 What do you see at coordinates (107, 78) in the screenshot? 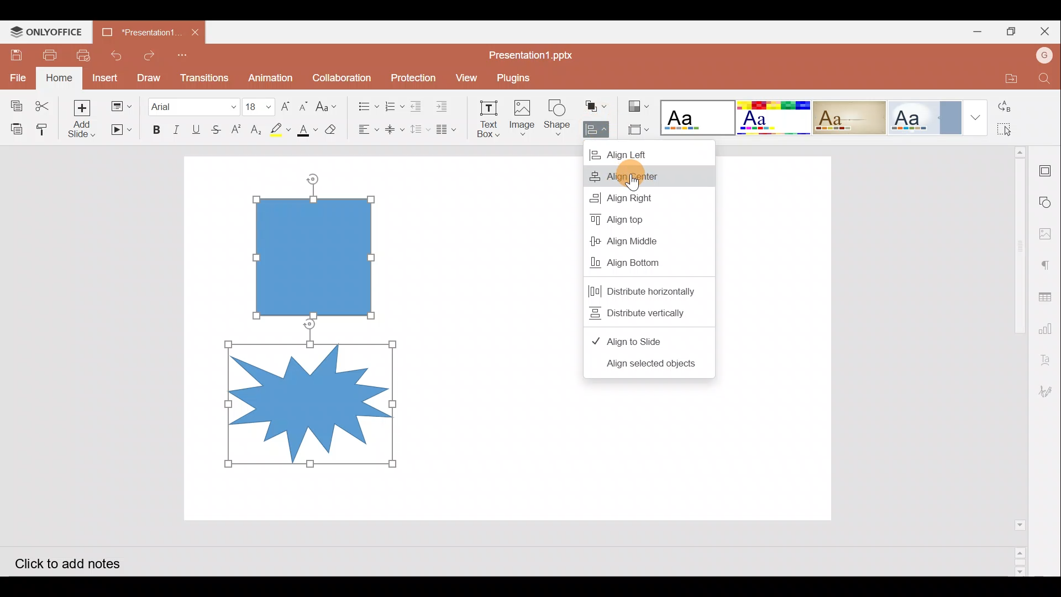
I see `Insert` at bounding box center [107, 78].